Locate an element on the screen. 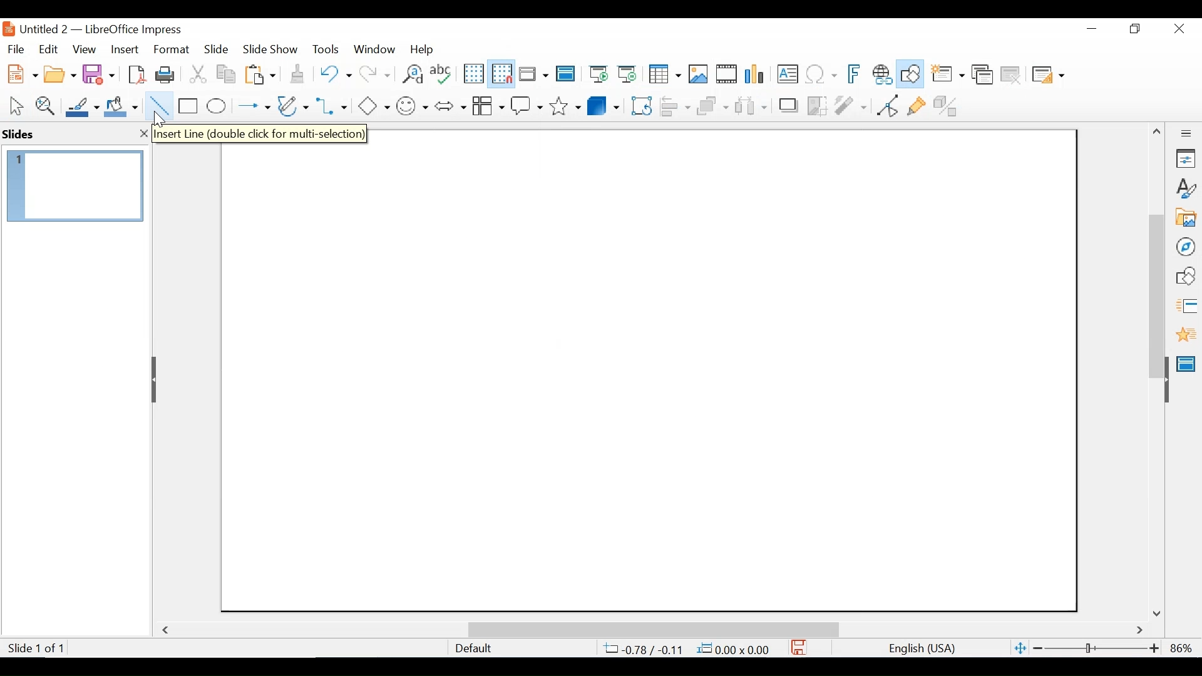  Shadow Image is located at coordinates (789, 105).